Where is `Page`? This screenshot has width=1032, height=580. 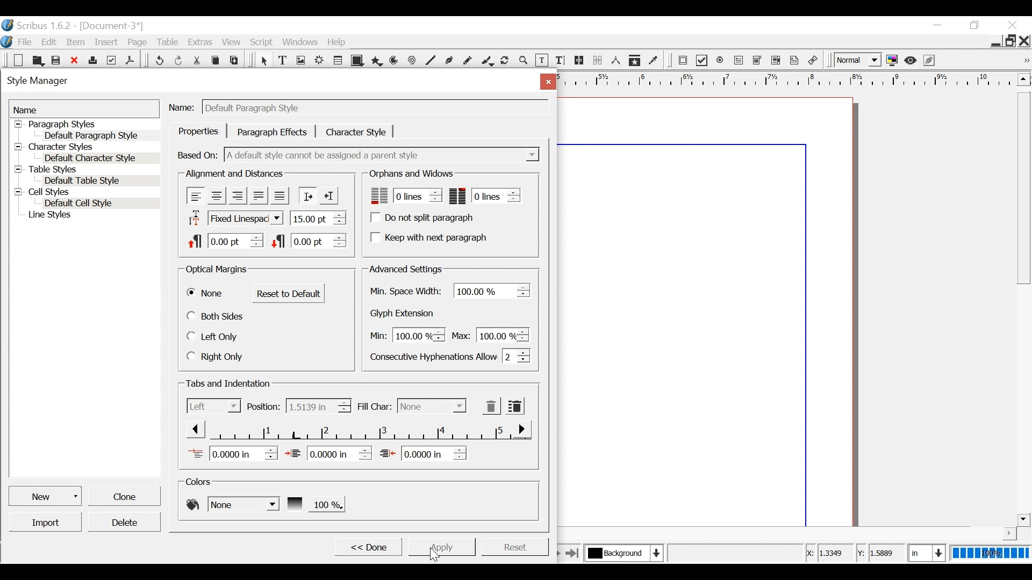 Page is located at coordinates (138, 42).